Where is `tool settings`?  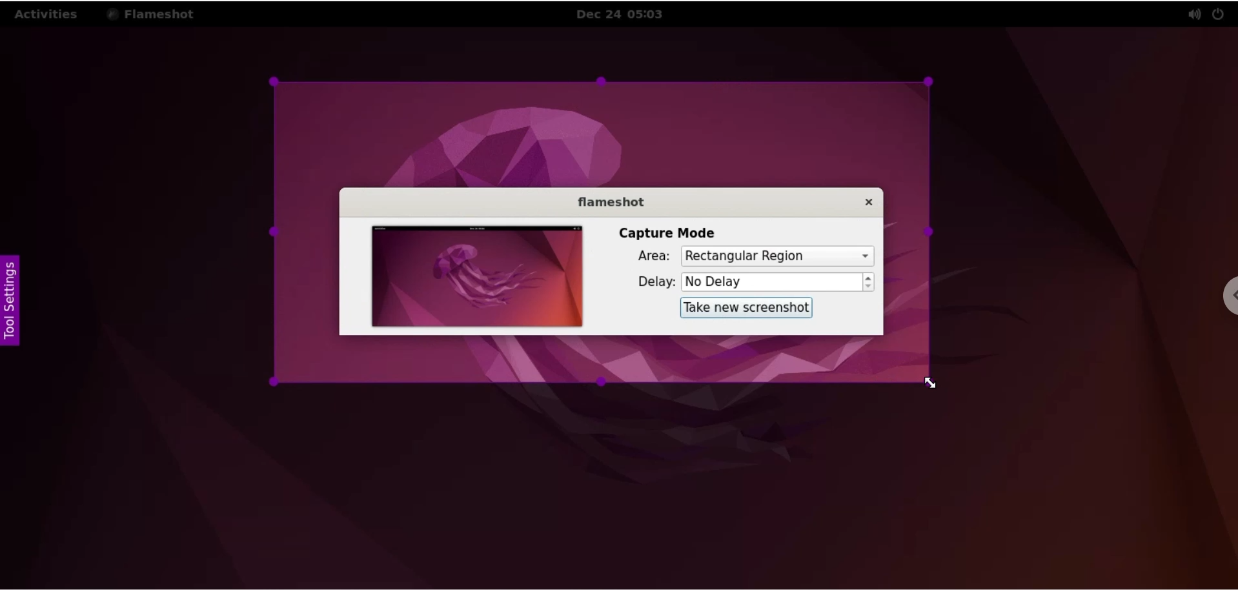
tool settings is located at coordinates (12, 301).